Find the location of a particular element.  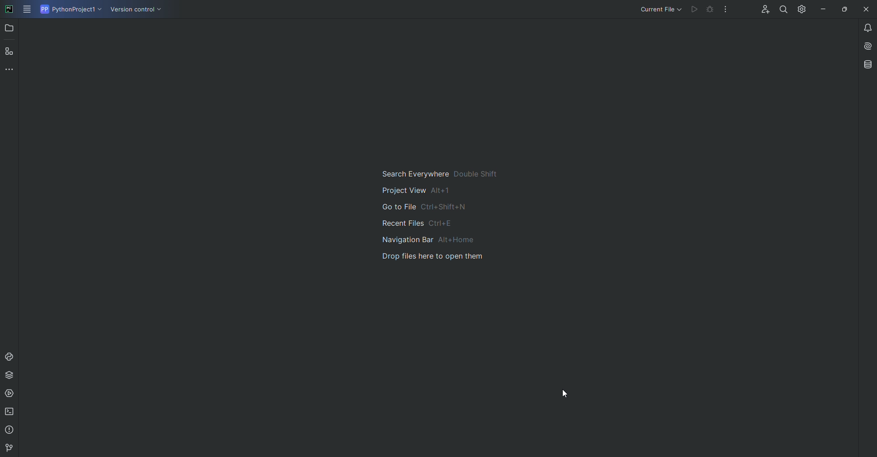

Find is located at coordinates (783, 9).